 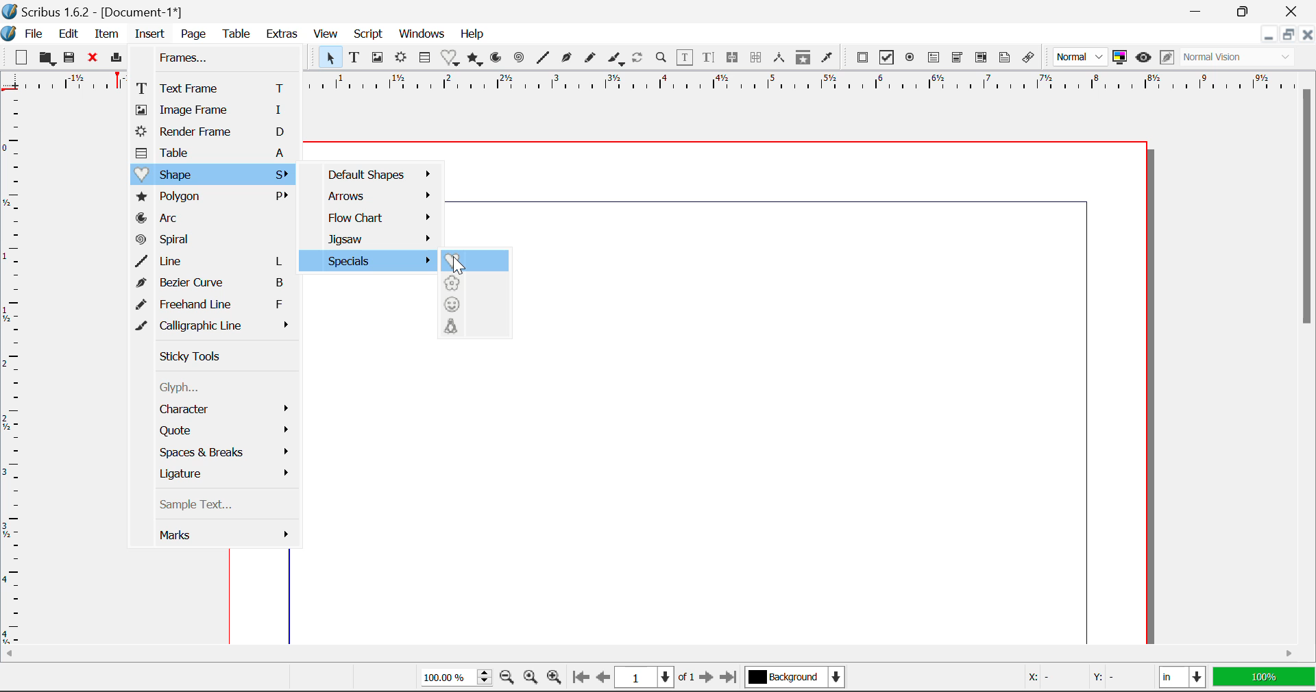 What do you see at coordinates (731, 678) in the screenshot?
I see `Last Page` at bounding box center [731, 678].